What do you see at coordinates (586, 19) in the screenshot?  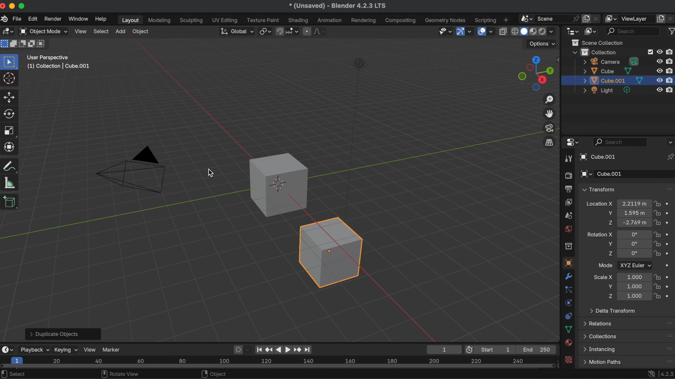 I see `new scene` at bounding box center [586, 19].